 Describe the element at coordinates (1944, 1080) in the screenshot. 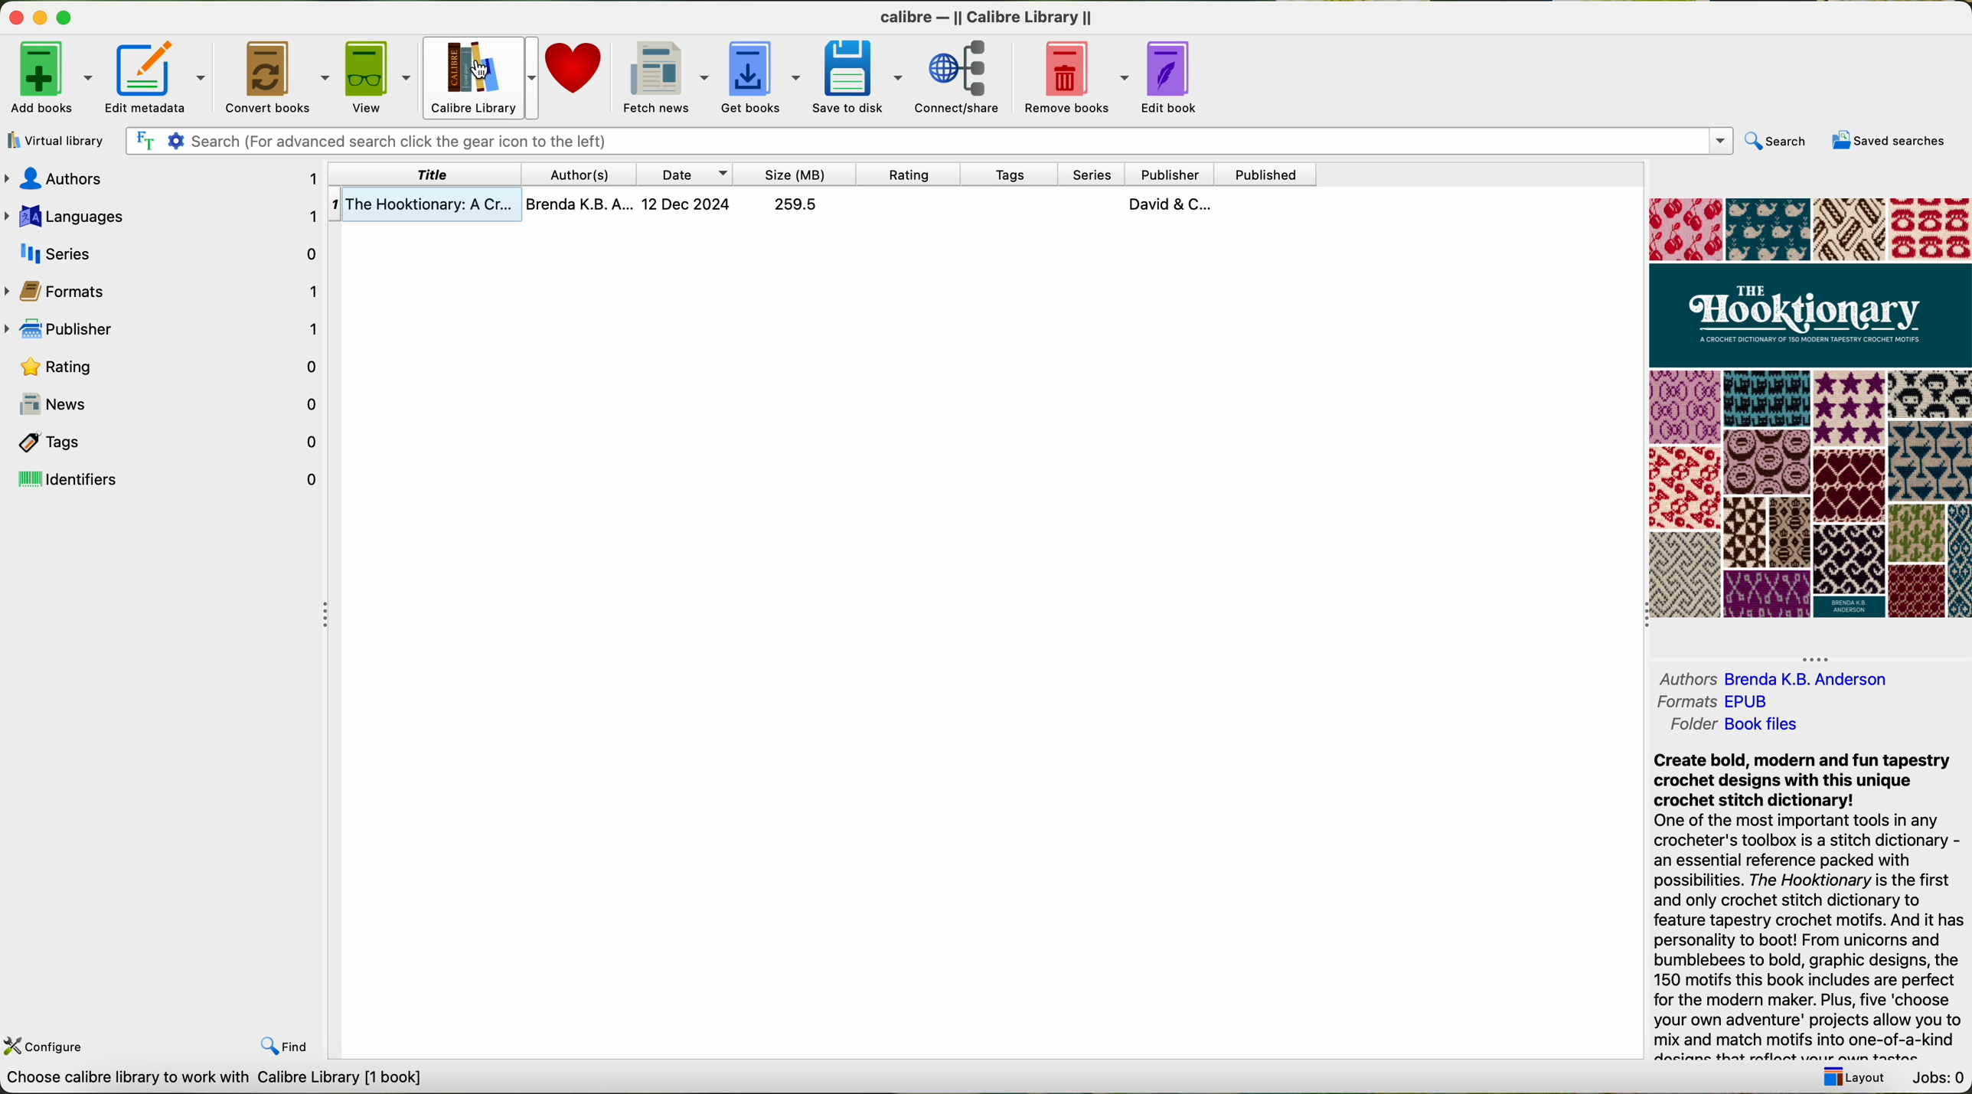

I see `jobs: 0` at that location.